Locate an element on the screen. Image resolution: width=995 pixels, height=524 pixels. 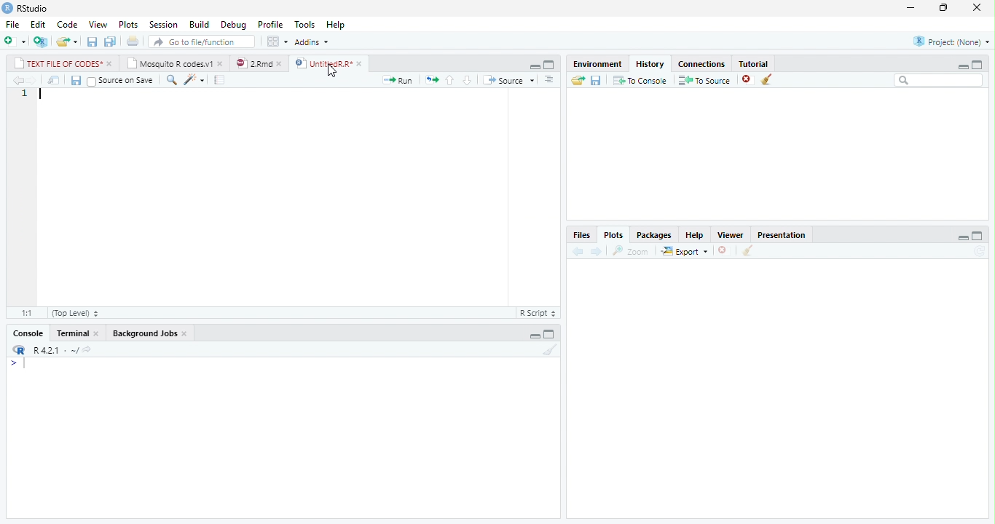
UntitledR.R is located at coordinates (323, 63).